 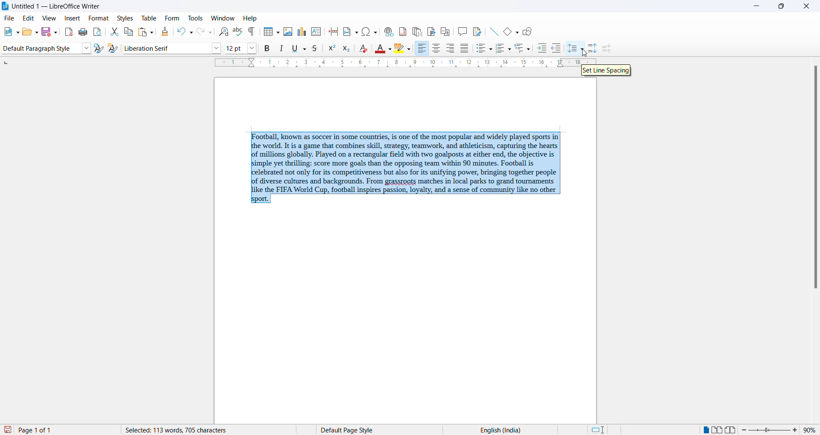 What do you see at coordinates (88, 48) in the screenshot?
I see `style options` at bounding box center [88, 48].